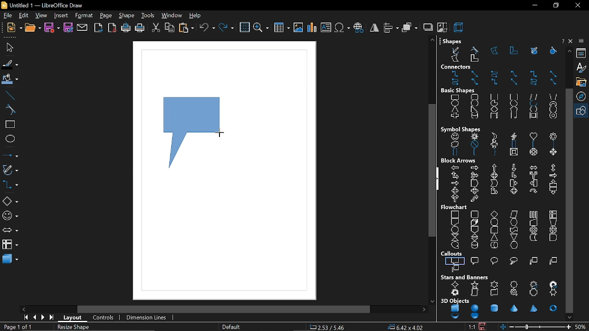  What do you see at coordinates (455, 137) in the screenshot?
I see `smiley face` at bounding box center [455, 137].